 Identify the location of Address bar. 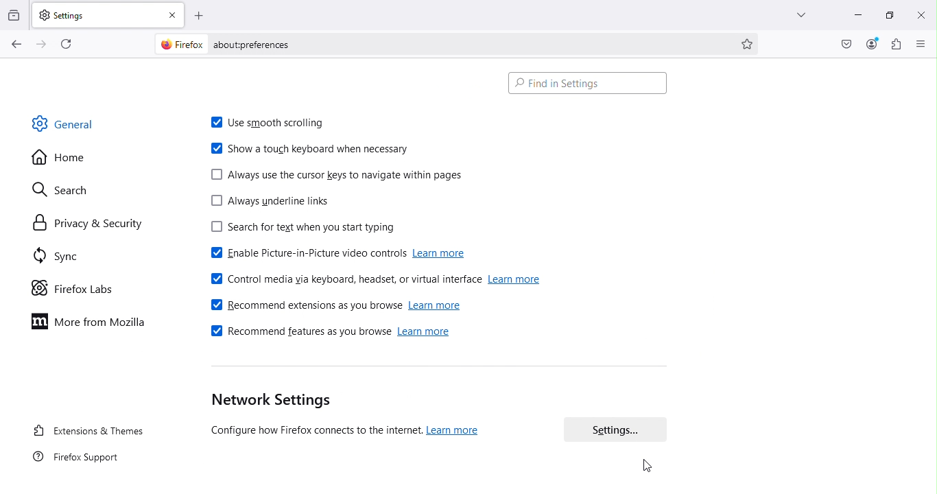
(437, 43).